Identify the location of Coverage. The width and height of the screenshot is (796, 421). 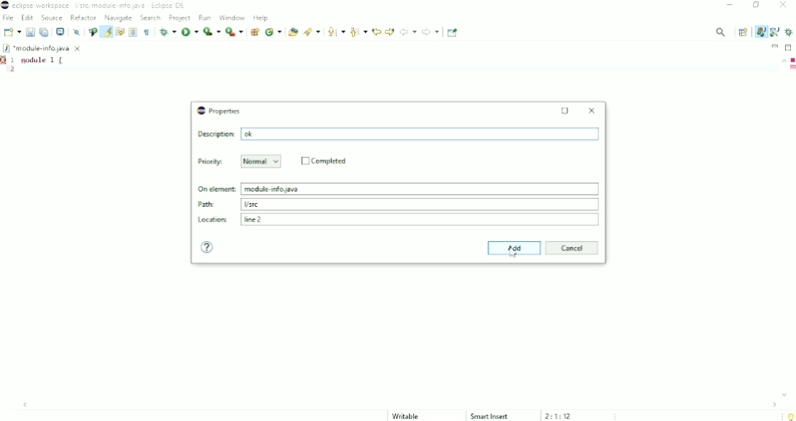
(211, 31).